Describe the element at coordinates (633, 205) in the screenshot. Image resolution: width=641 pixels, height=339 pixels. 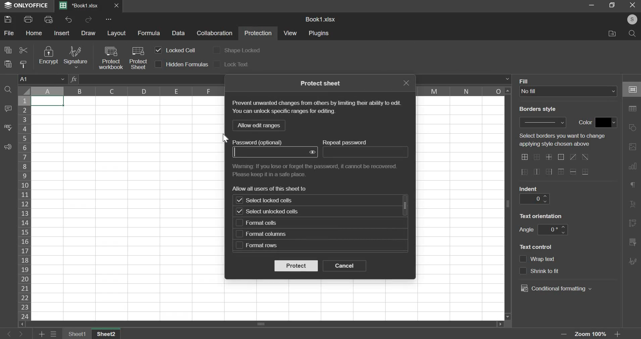
I see `right side bar` at that location.